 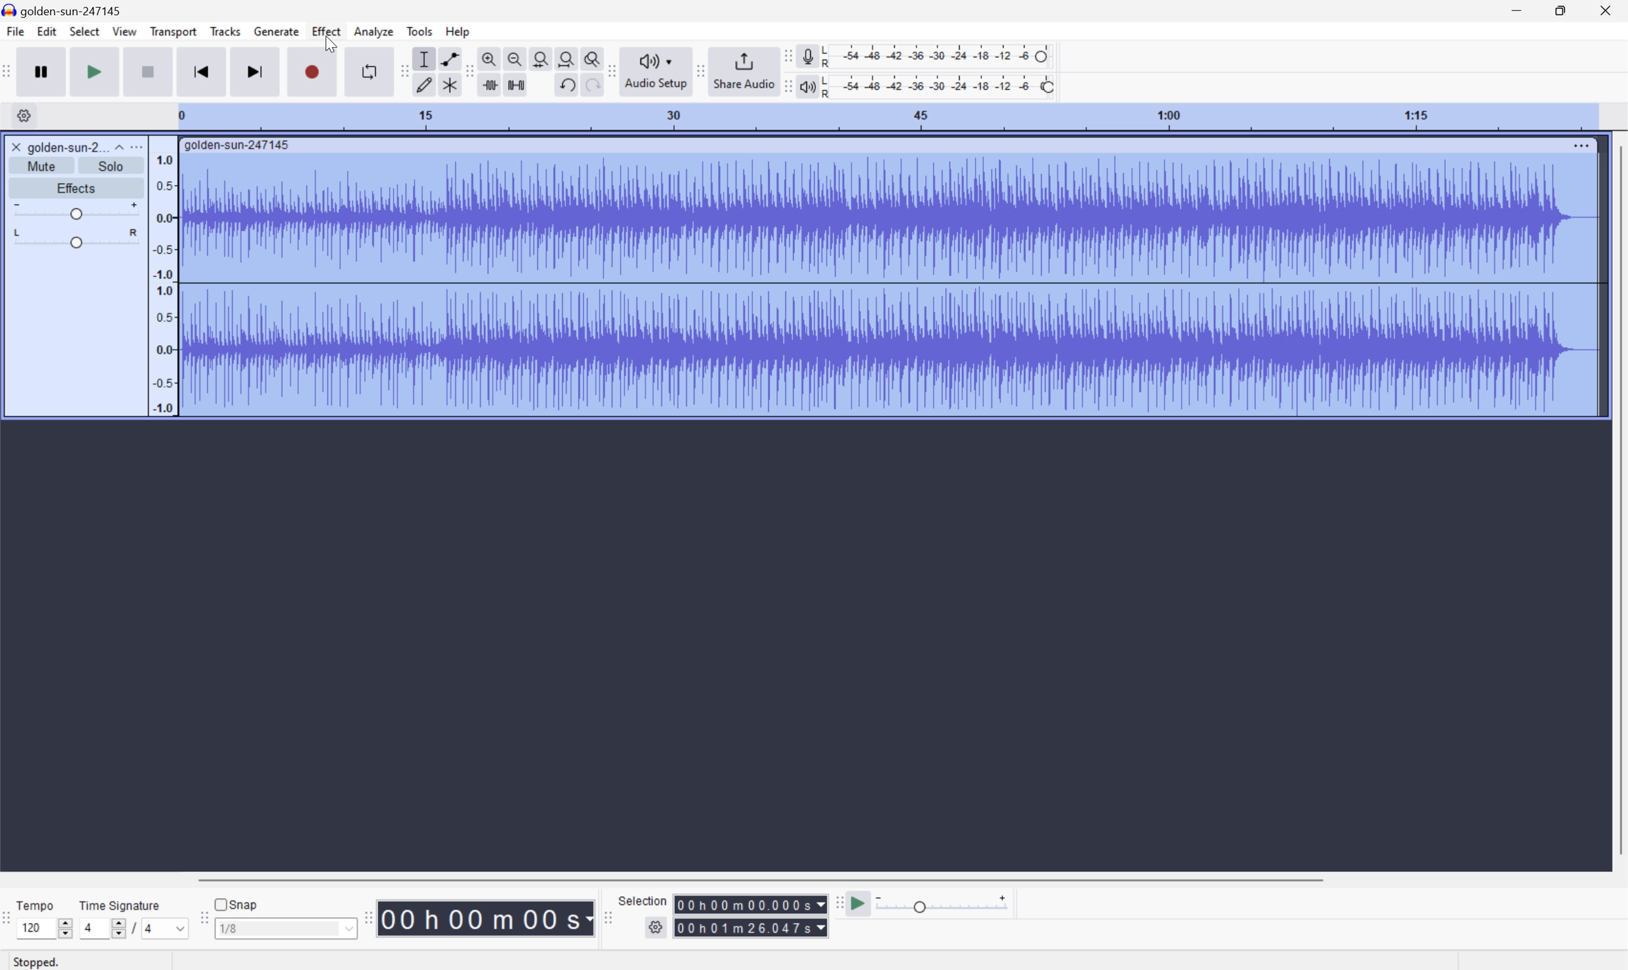 What do you see at coordinates (101, 928) in the screenshot?
I see `4` at bounding box center [101, 928].